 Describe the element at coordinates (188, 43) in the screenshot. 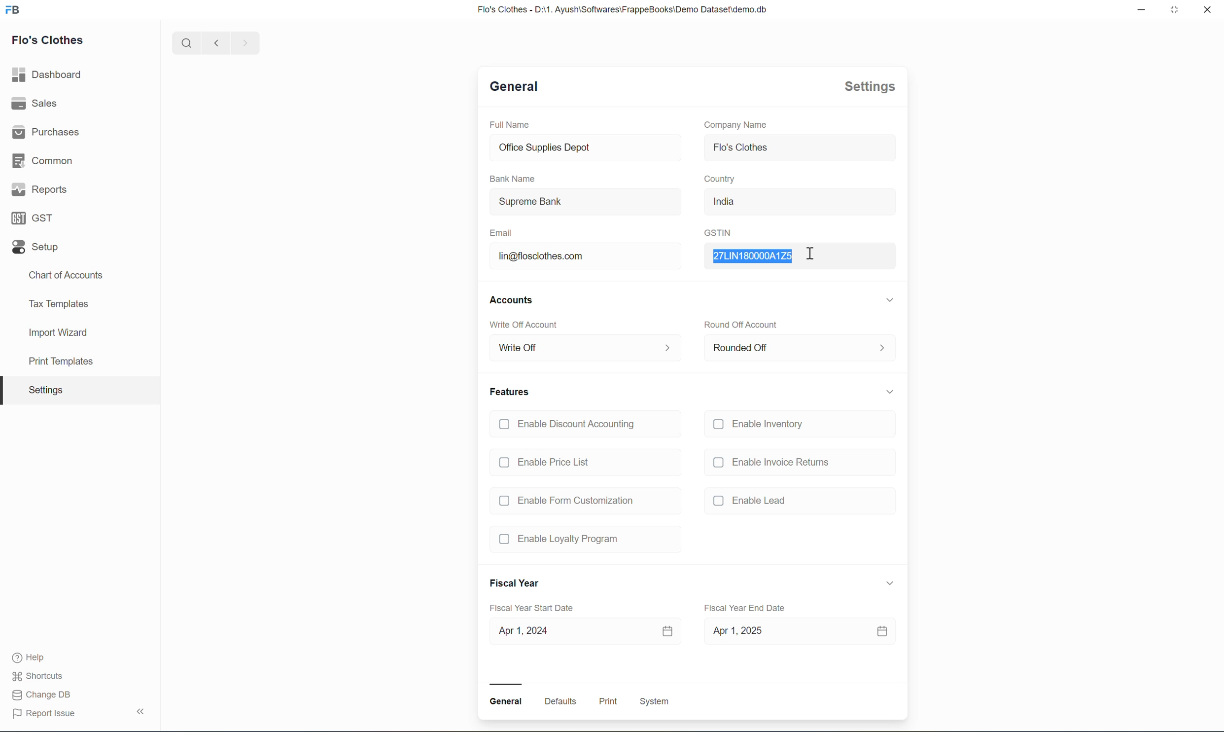

I see `search` at that location.